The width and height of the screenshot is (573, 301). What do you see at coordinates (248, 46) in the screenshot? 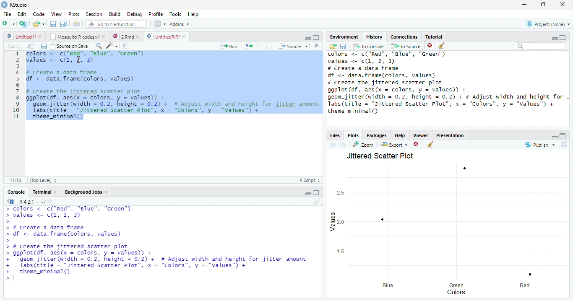
I see `Re-run the previous code region` at bounding box center [248, 46].